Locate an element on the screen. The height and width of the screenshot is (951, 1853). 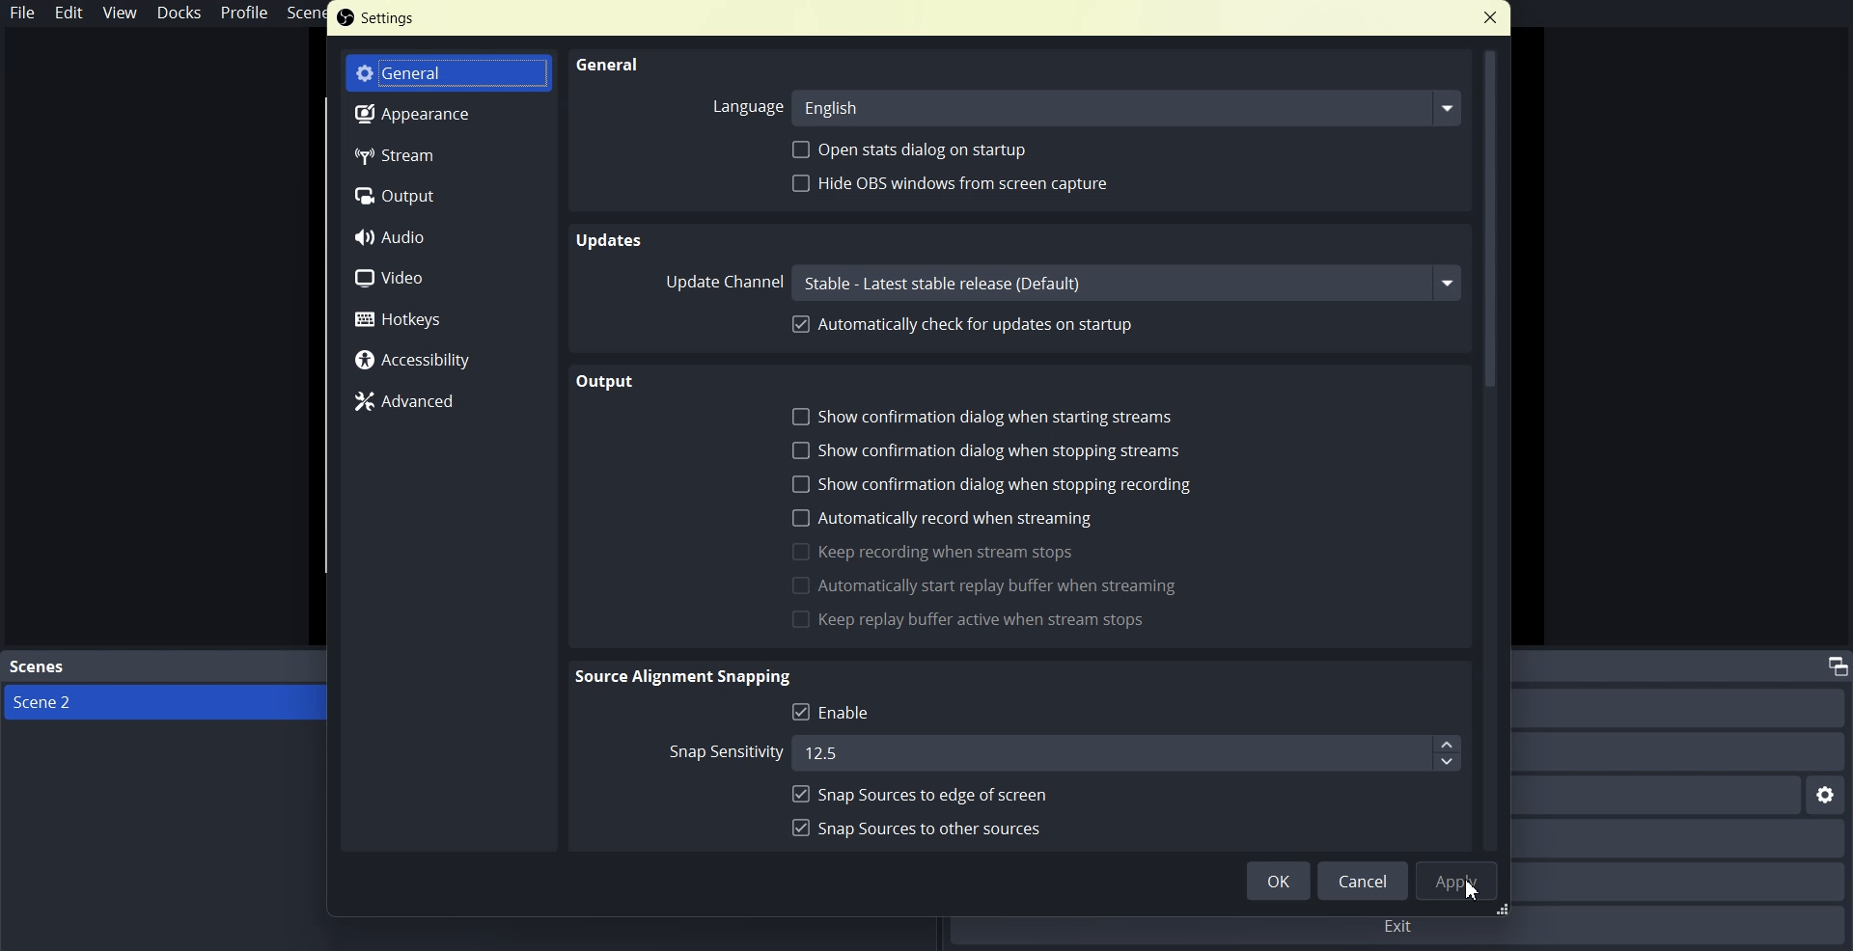
Keep recording when stream stops is located at coordinates (933, 552).